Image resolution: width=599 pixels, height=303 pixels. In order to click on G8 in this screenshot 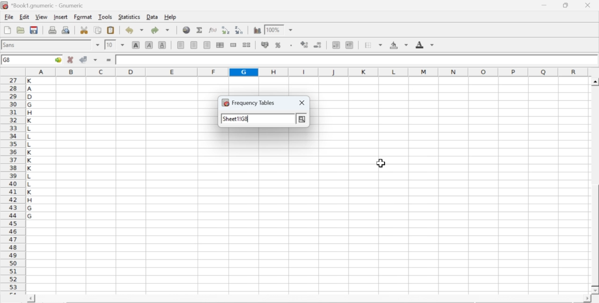, I will do `click(8, 60)`.